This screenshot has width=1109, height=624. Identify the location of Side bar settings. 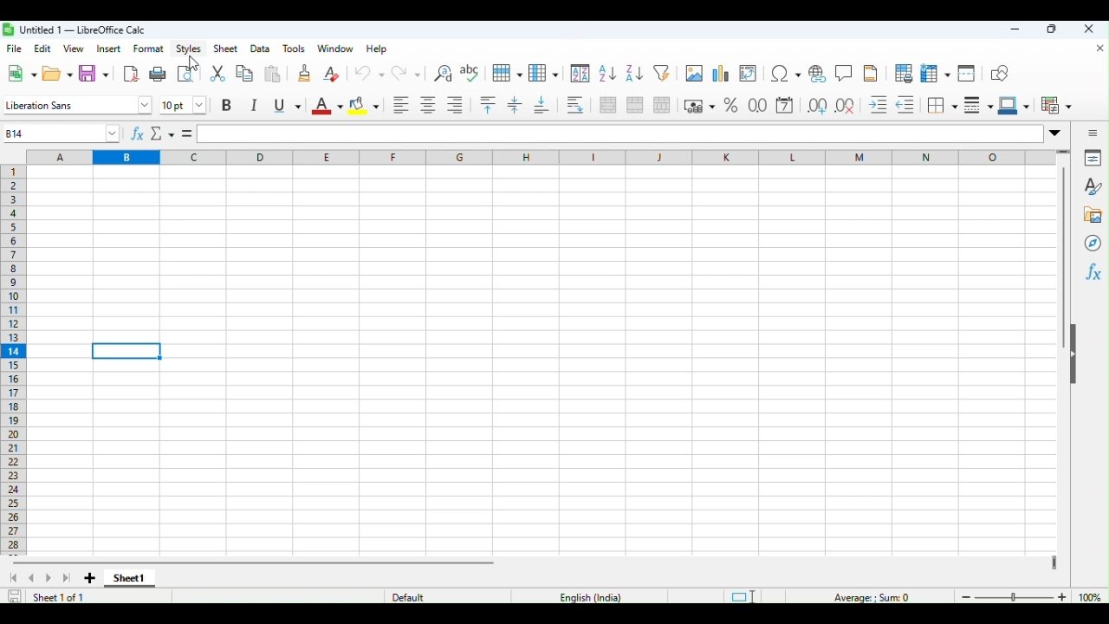
(1093, 132).